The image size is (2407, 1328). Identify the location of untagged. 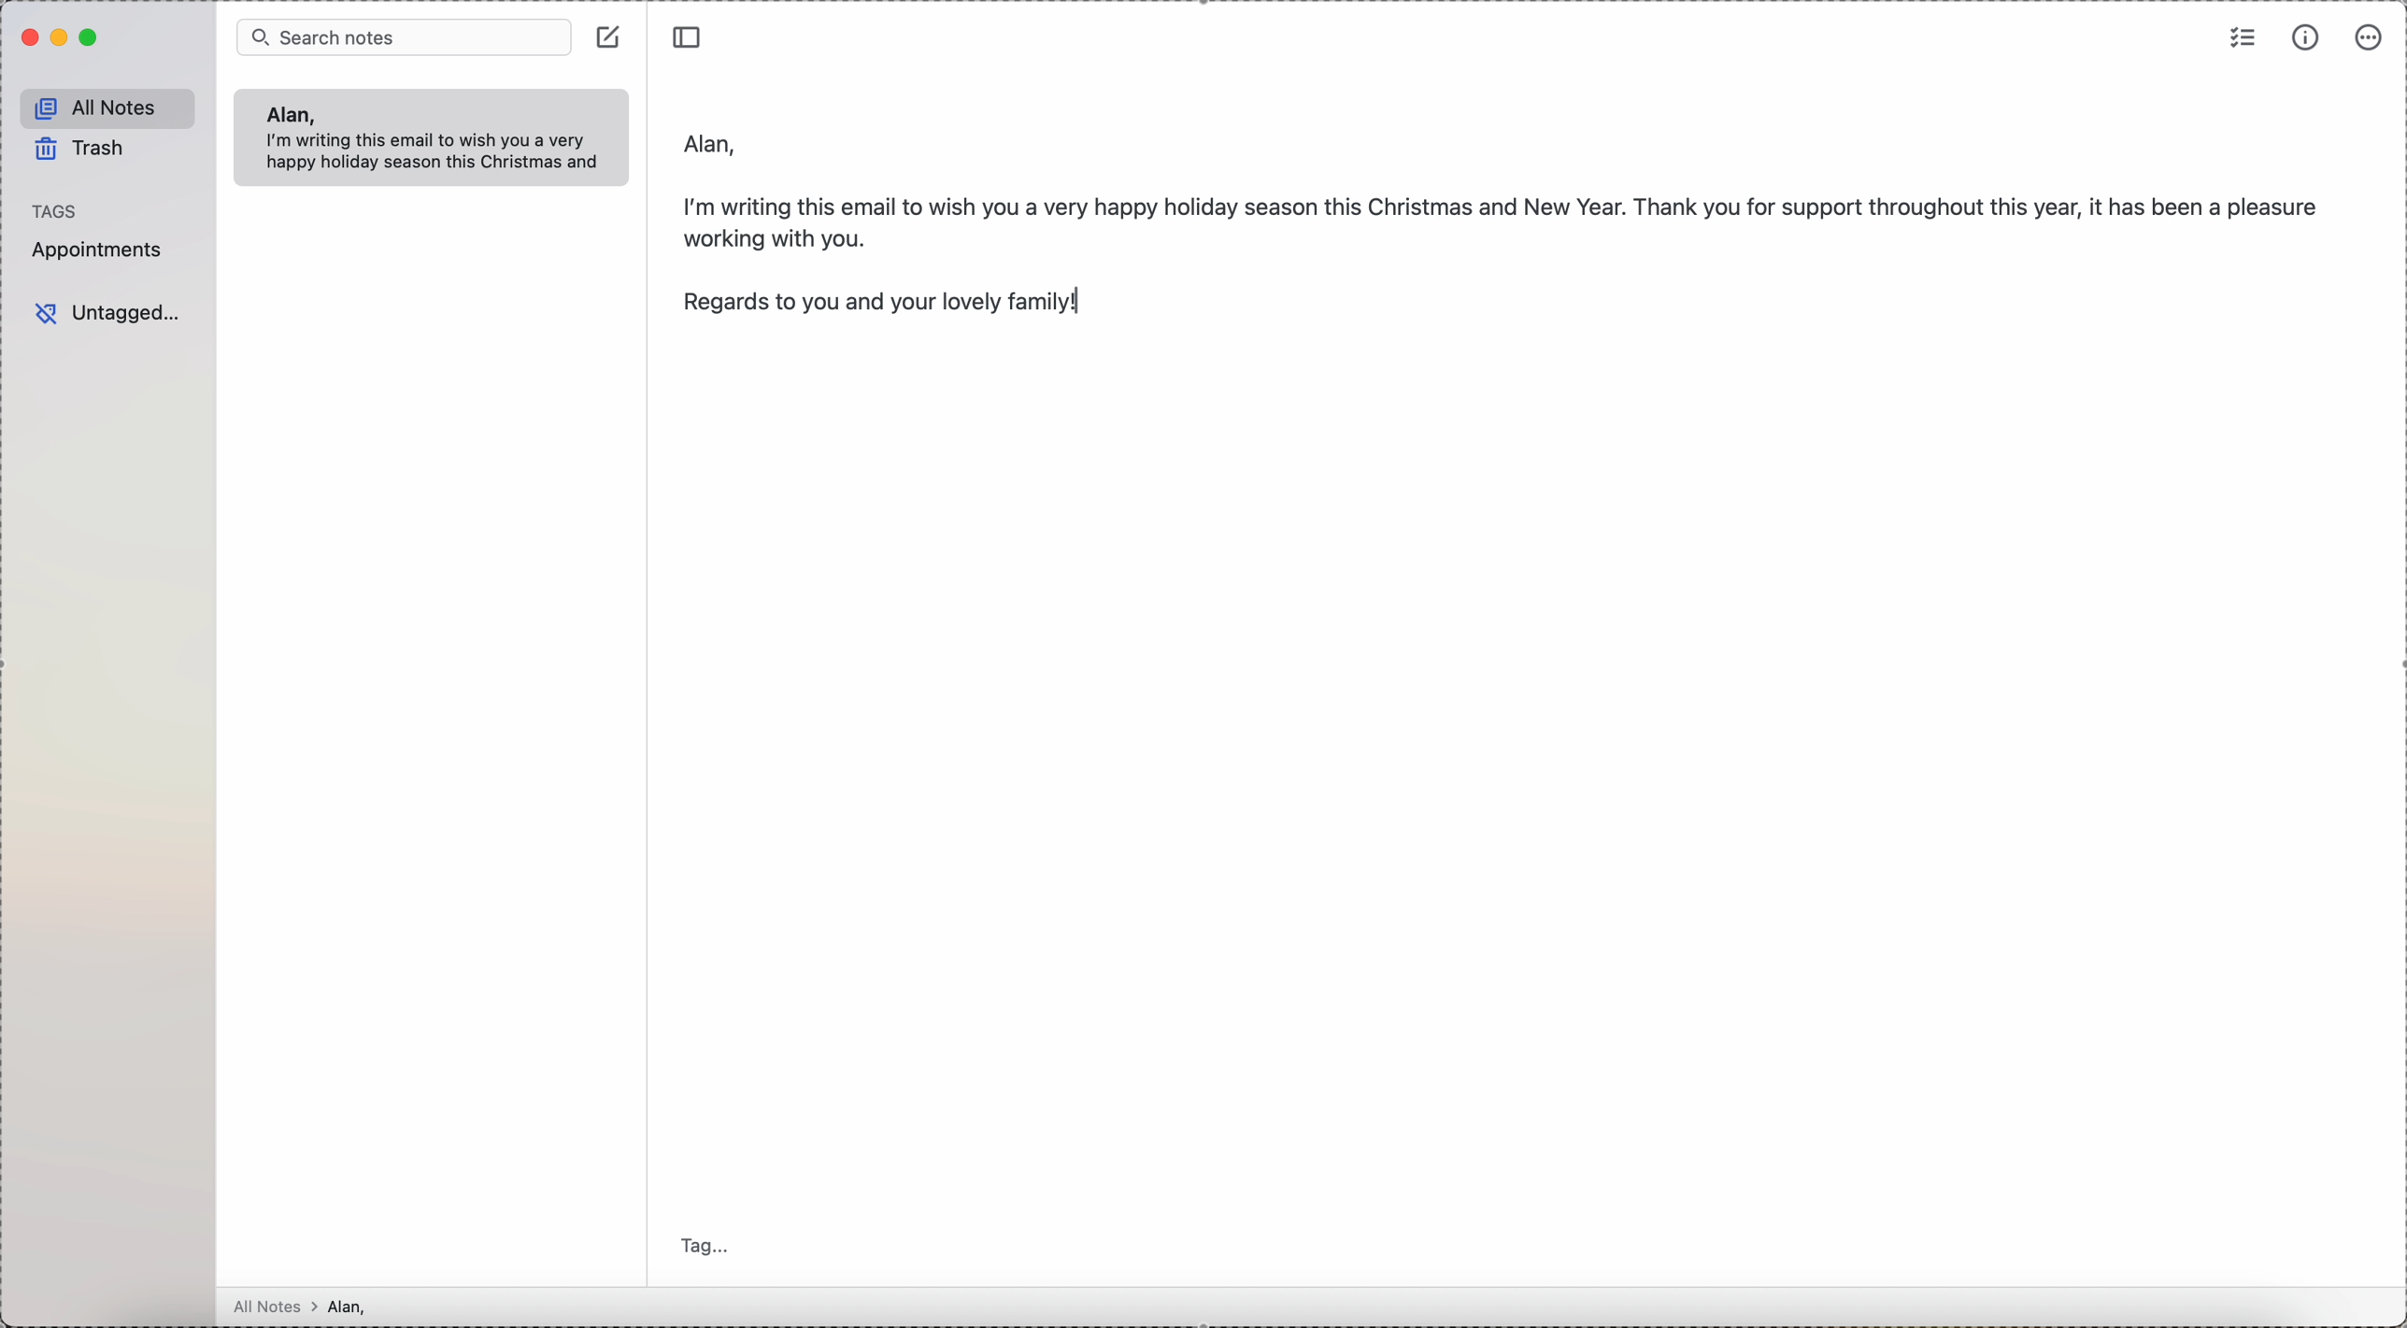
(108, 314).